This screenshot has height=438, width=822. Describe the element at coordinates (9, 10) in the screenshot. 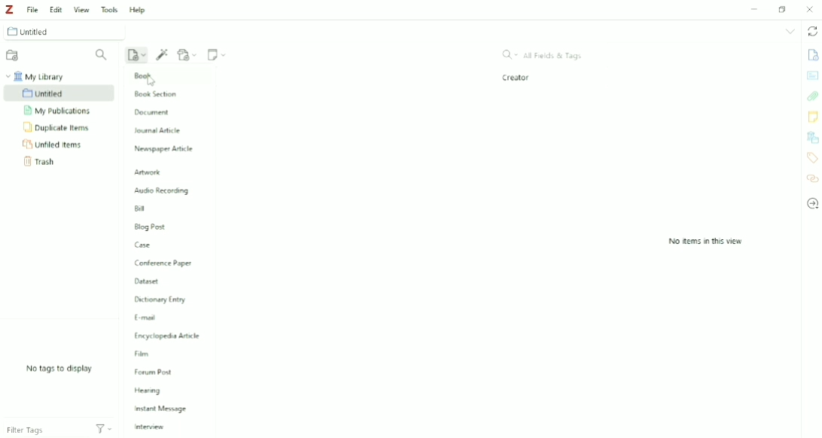

I see `Logo` at that location.